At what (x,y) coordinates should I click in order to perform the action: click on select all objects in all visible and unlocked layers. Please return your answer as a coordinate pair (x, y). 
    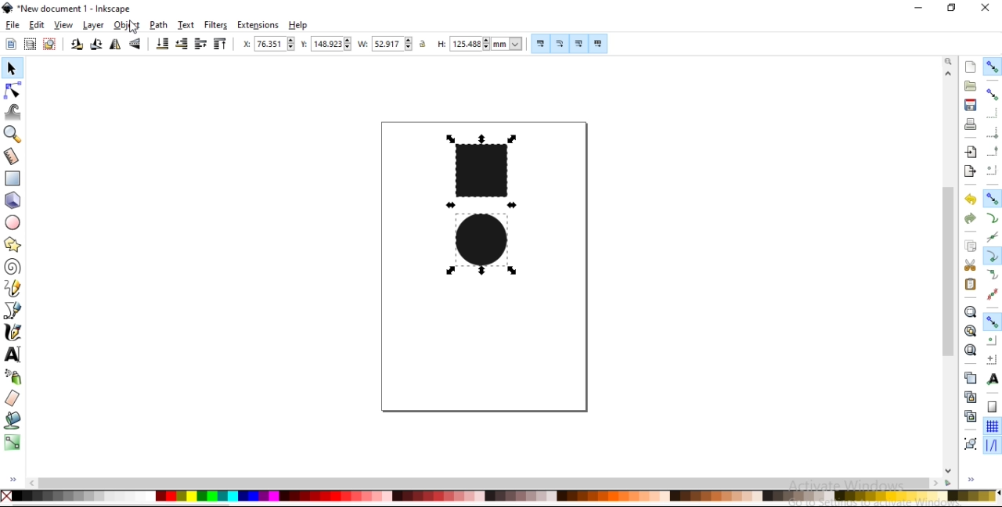
    Looking at the image, I should click on (29, 44).